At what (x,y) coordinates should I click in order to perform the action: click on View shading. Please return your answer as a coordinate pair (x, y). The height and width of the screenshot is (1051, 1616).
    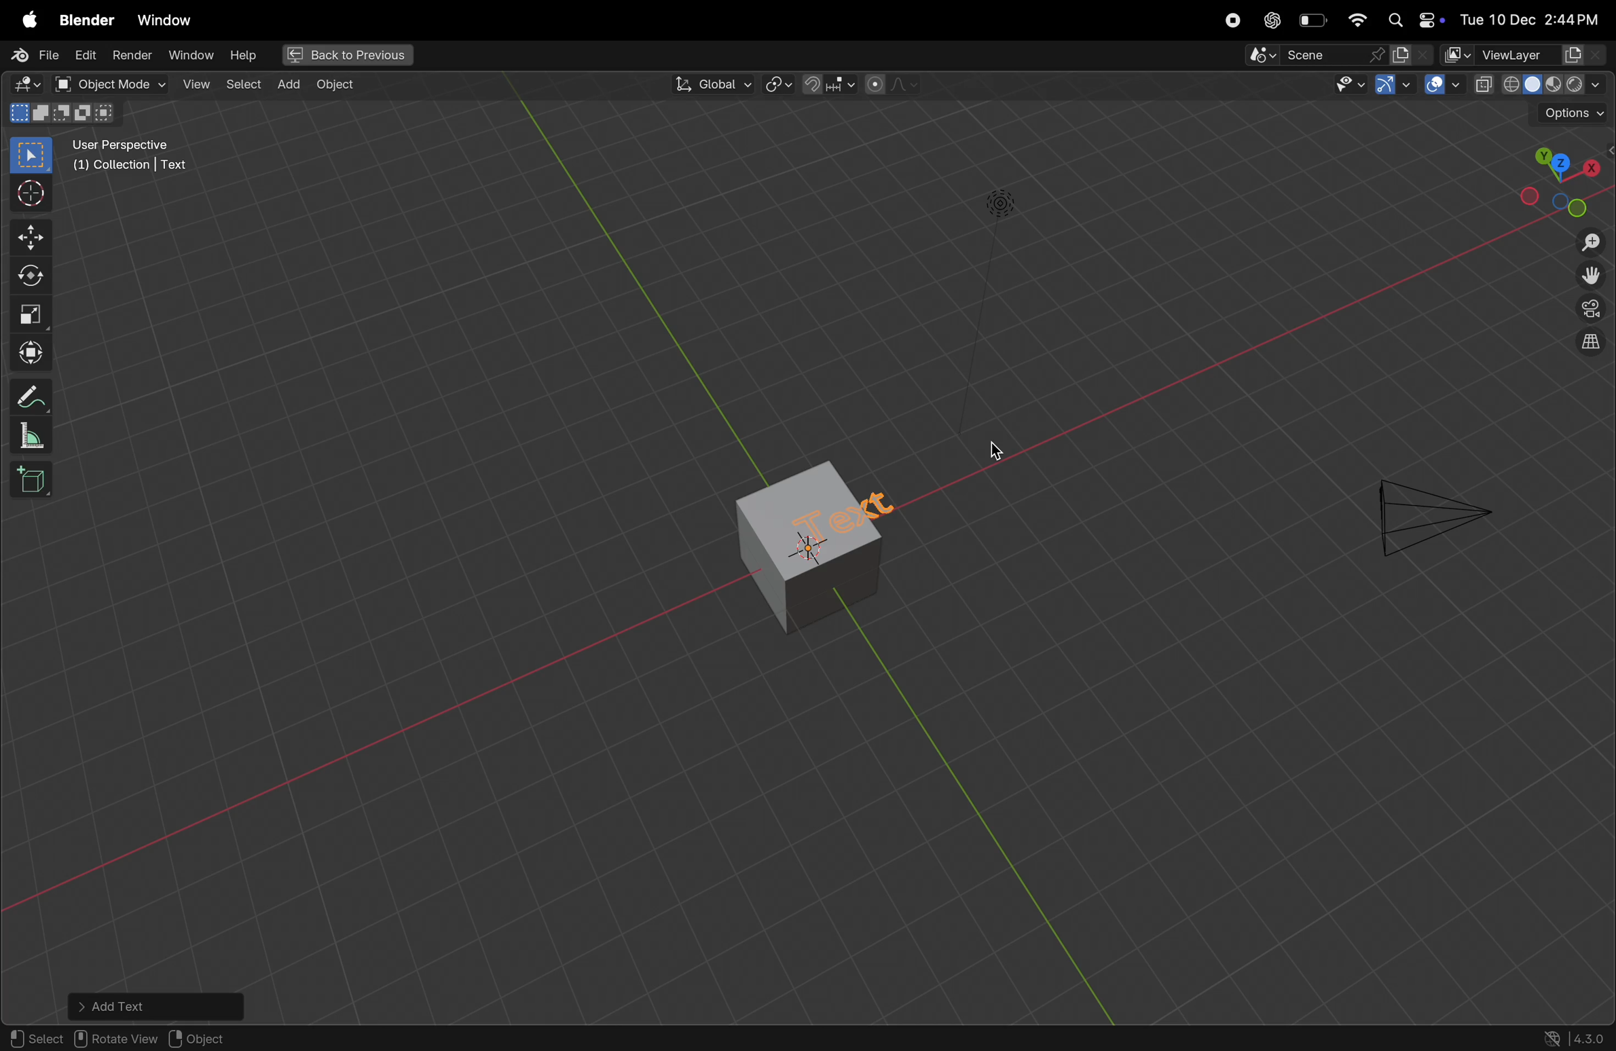
    Looking at the image, I should click on (1539, 88).